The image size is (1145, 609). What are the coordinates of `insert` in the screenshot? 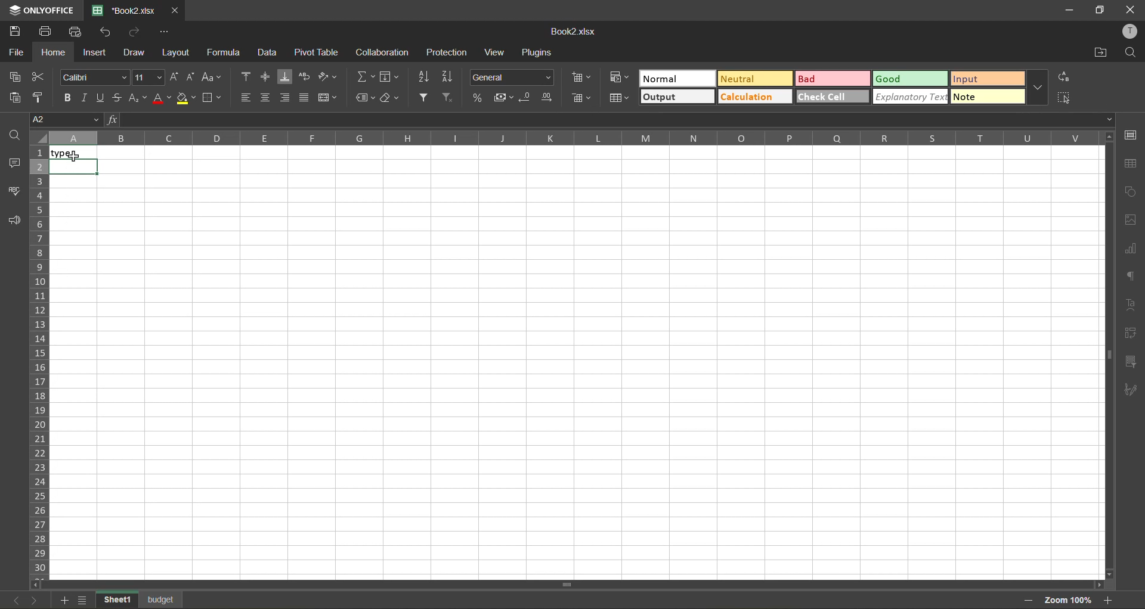 It's located at (96, 54).